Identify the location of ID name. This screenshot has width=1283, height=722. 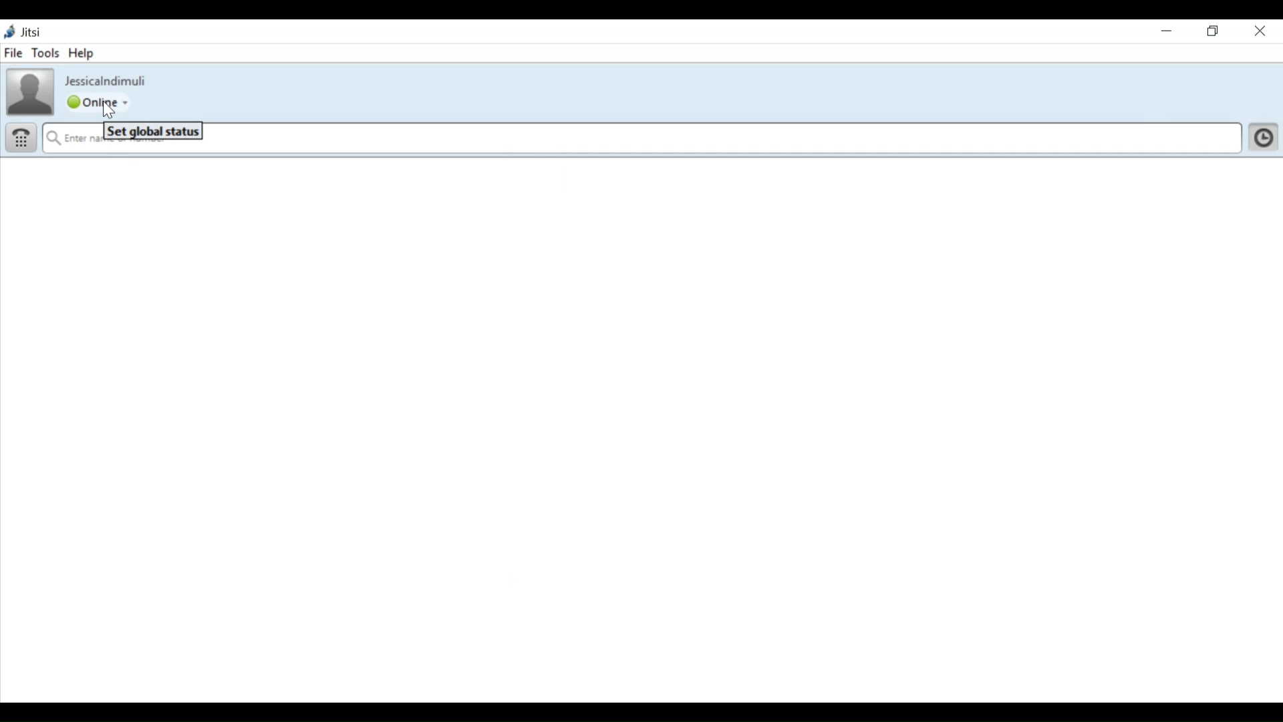
(104, 80).